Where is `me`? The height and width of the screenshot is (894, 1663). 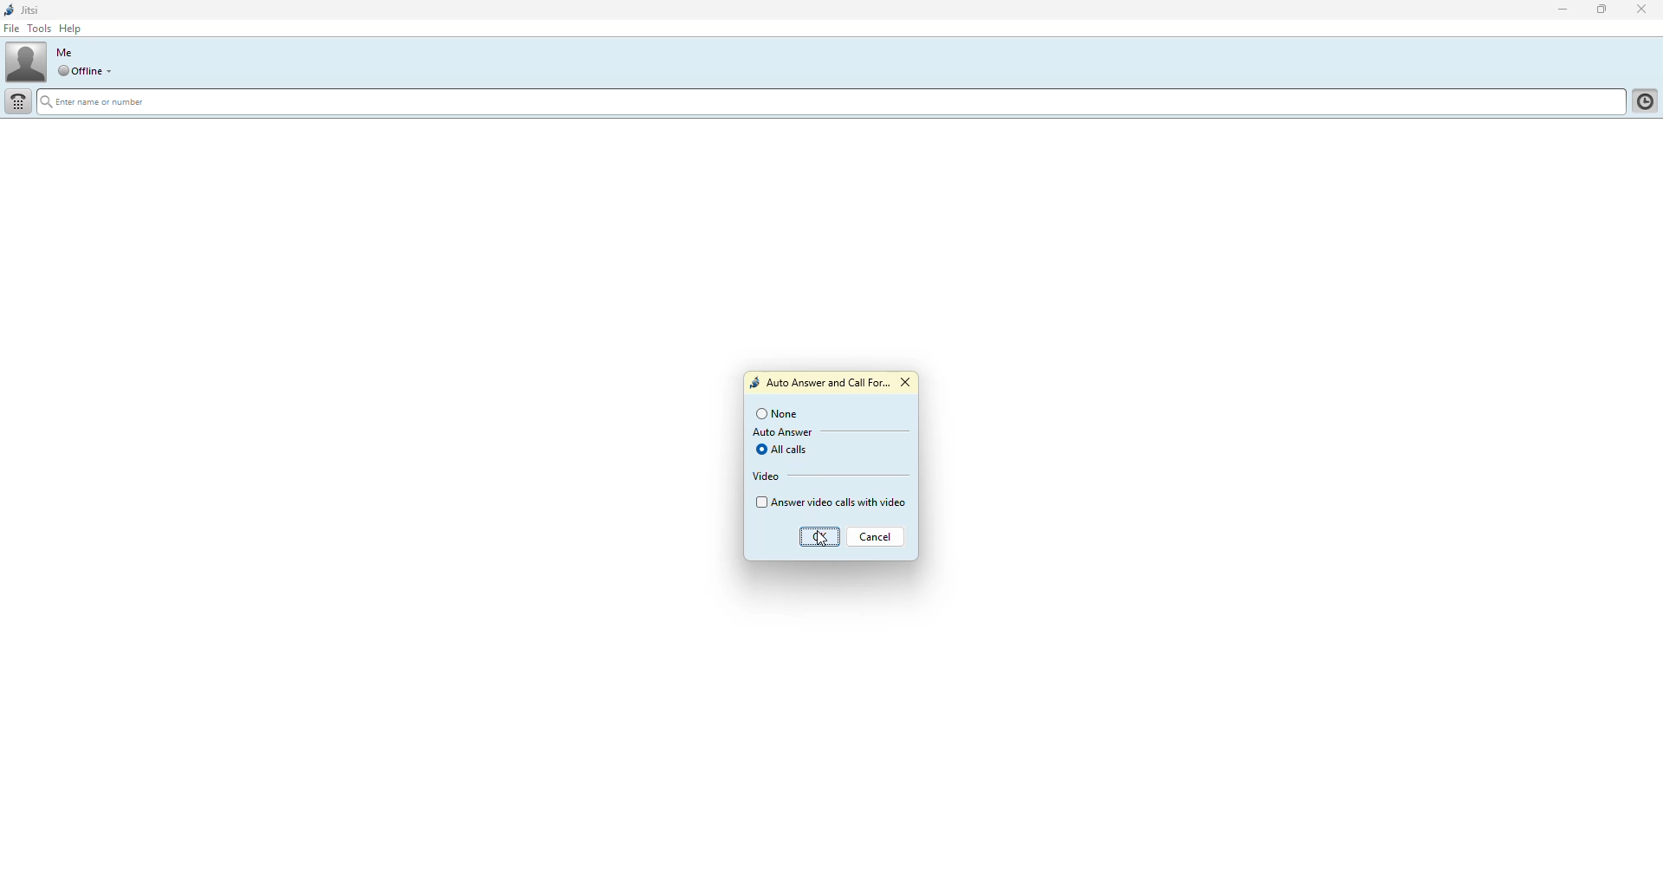
me is located at coordinates (65, 52).